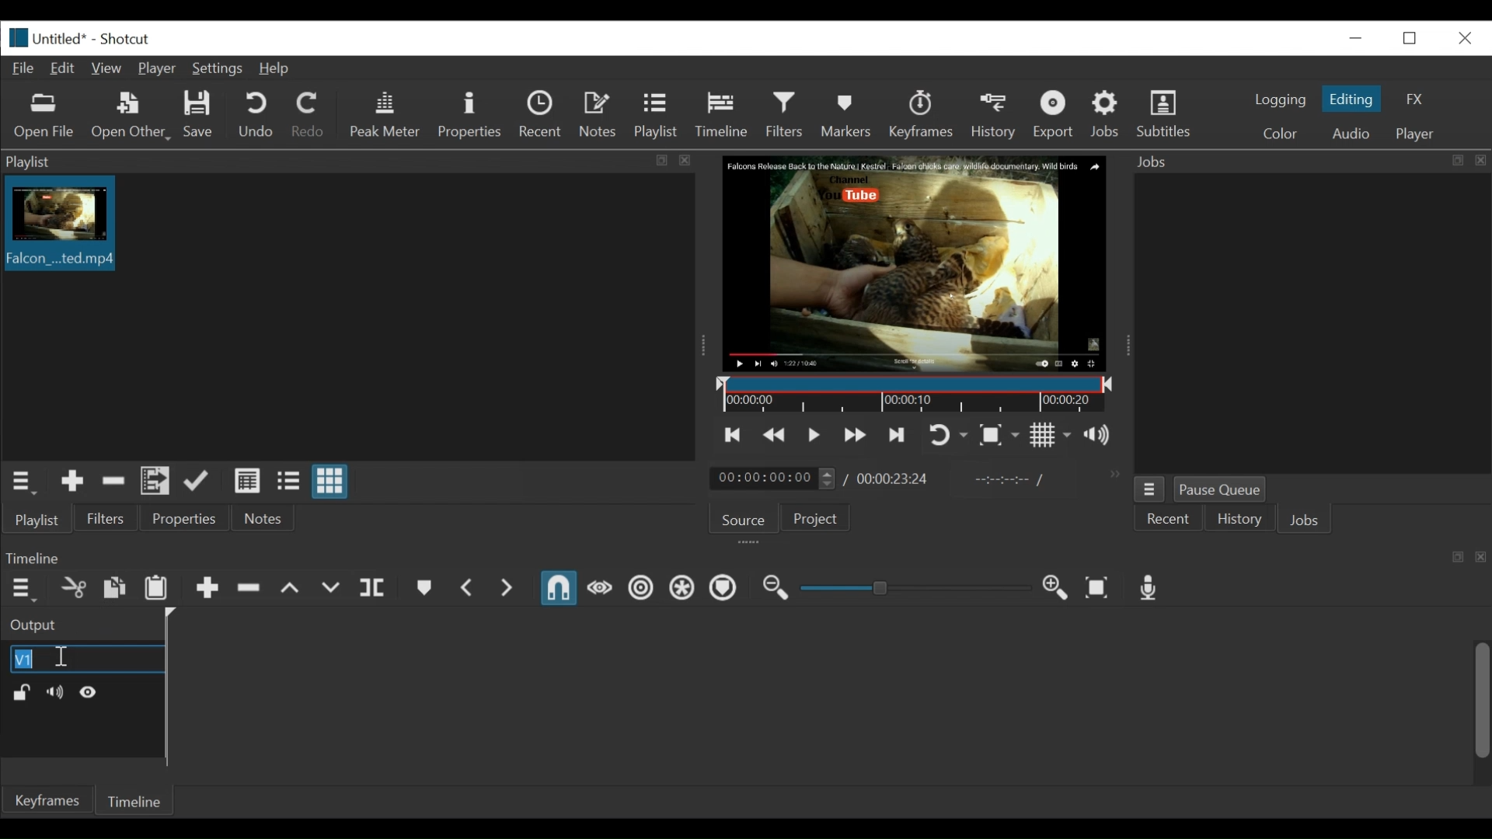 The width and height of the screenshot is (1492, 839). Describe the element at coordinates (602, 590) in the screenshot. I see `Scrub while dragging` at that location.